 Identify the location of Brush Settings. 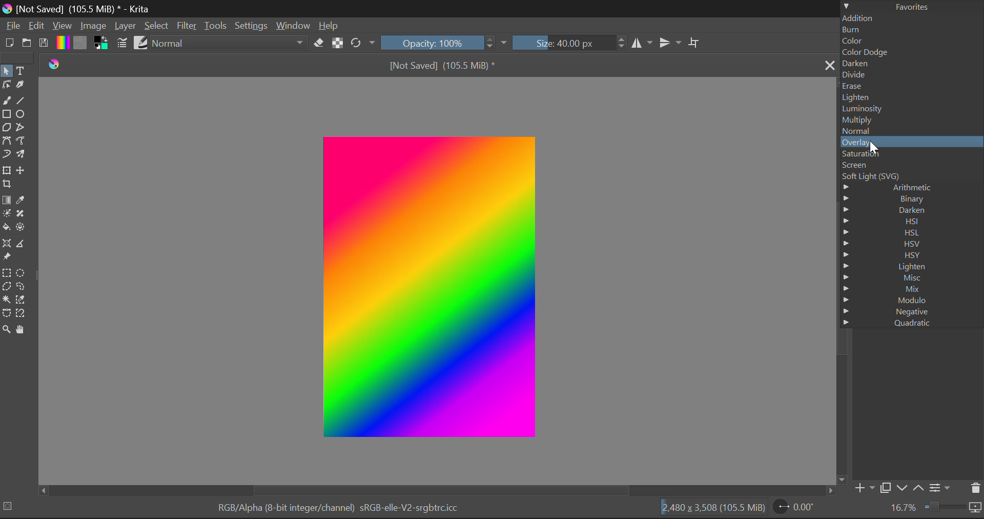
(123, 43).